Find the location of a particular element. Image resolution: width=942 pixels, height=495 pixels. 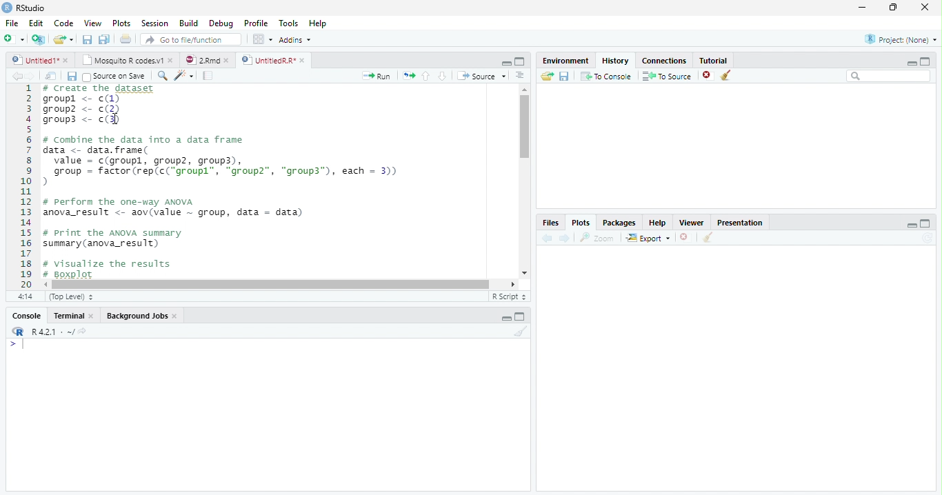

Show in new window is located at coordinates (53, 76).